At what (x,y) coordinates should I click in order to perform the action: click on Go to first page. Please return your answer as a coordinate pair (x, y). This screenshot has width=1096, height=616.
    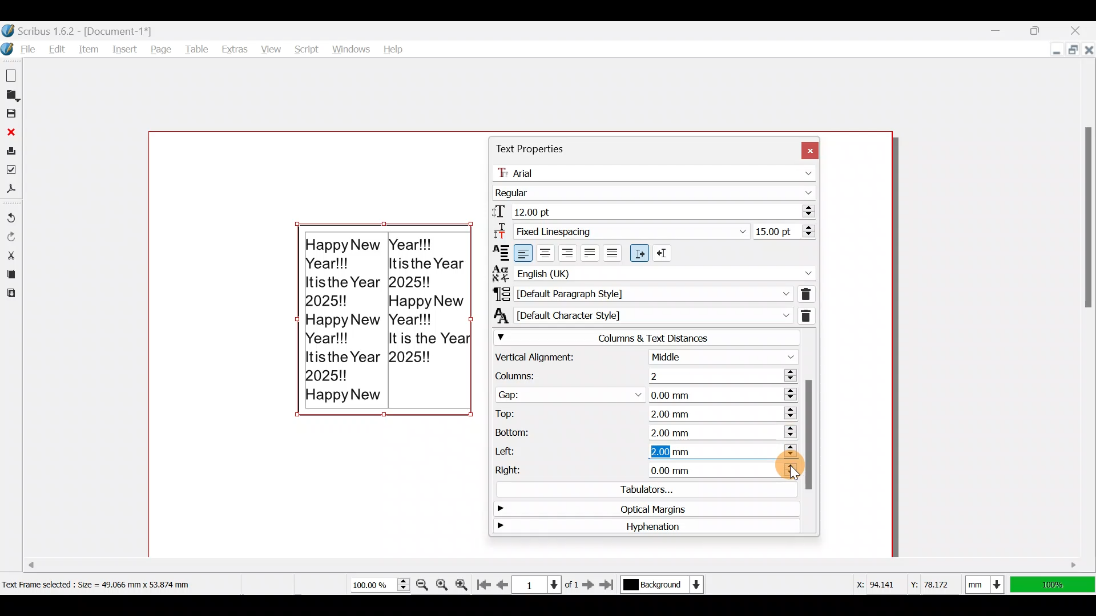
    Looking at the image, I should click on (485, 582).